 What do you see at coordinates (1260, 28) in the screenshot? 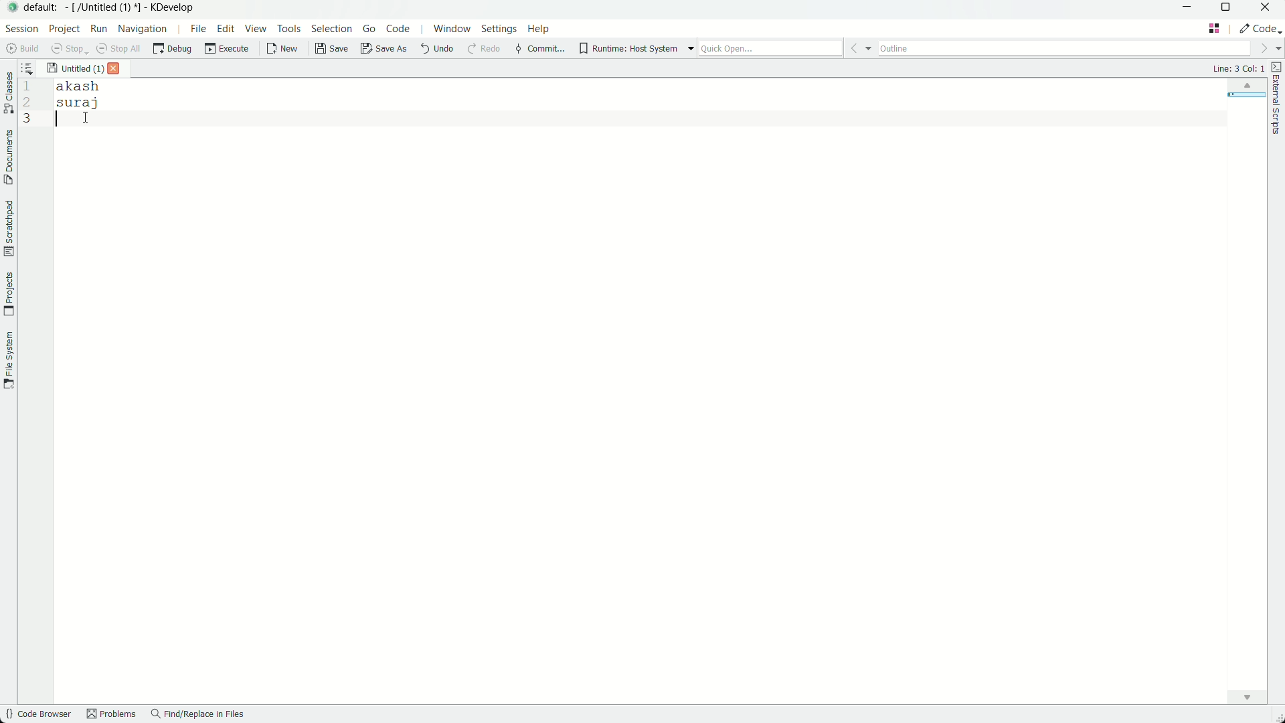
I see `execute actions to change the area` at bounding box center [1260, 28].